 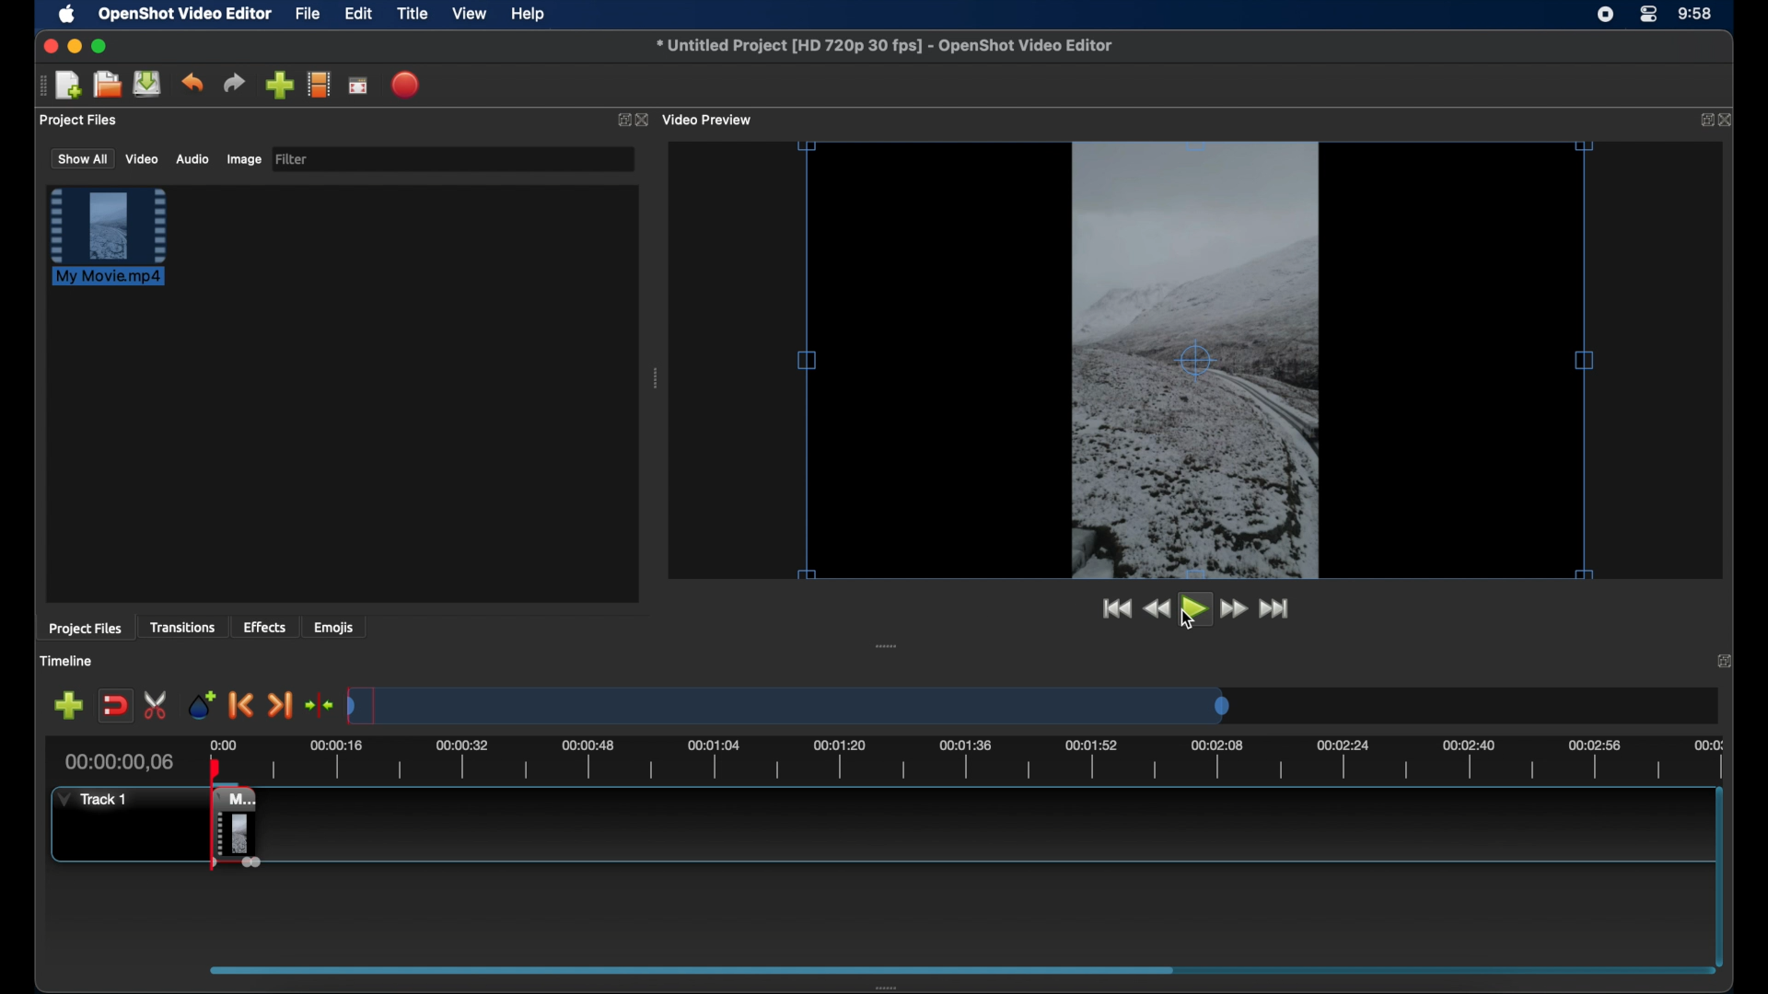 I want to click on jumpt to start, so click(x=1115, y=608).